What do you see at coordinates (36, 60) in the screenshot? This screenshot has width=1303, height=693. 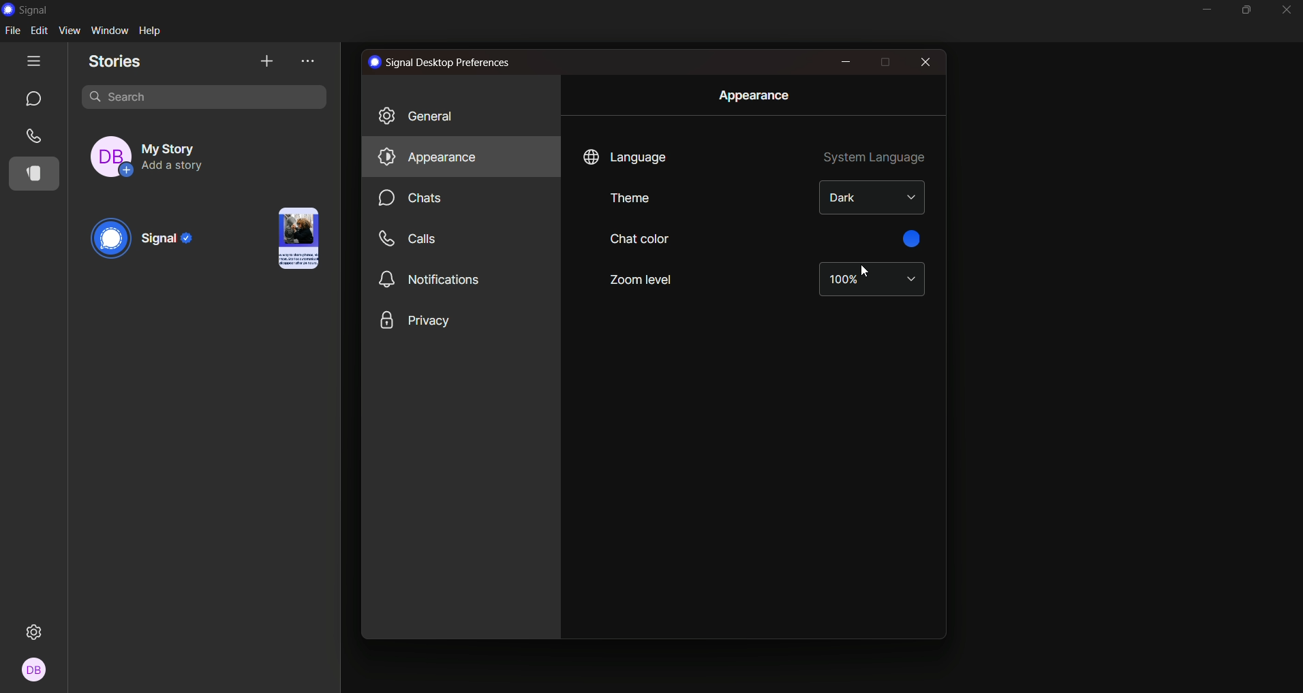 I see `hide tabs` at bounding box center [36, 60].